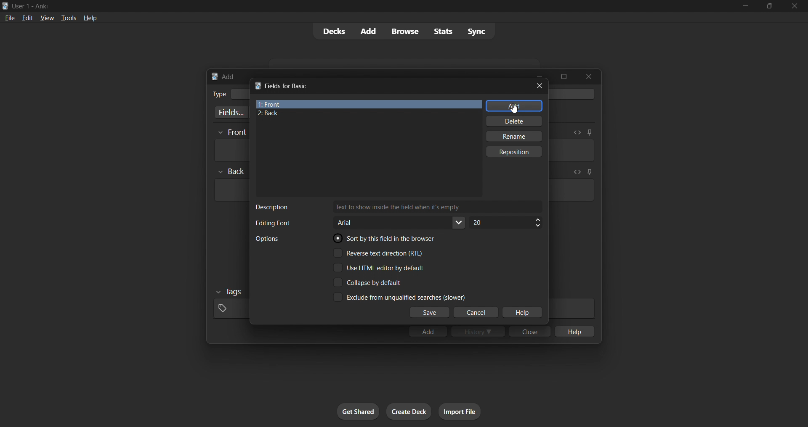 This screenshot has width=808, height=427. I want to click on front field, so click(369, 104).